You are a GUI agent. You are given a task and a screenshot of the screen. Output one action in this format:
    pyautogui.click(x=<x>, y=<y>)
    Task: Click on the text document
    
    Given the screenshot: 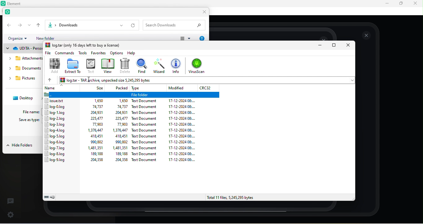 What is the action you would take?
    pyautogui.click(x=145, y=148)
    